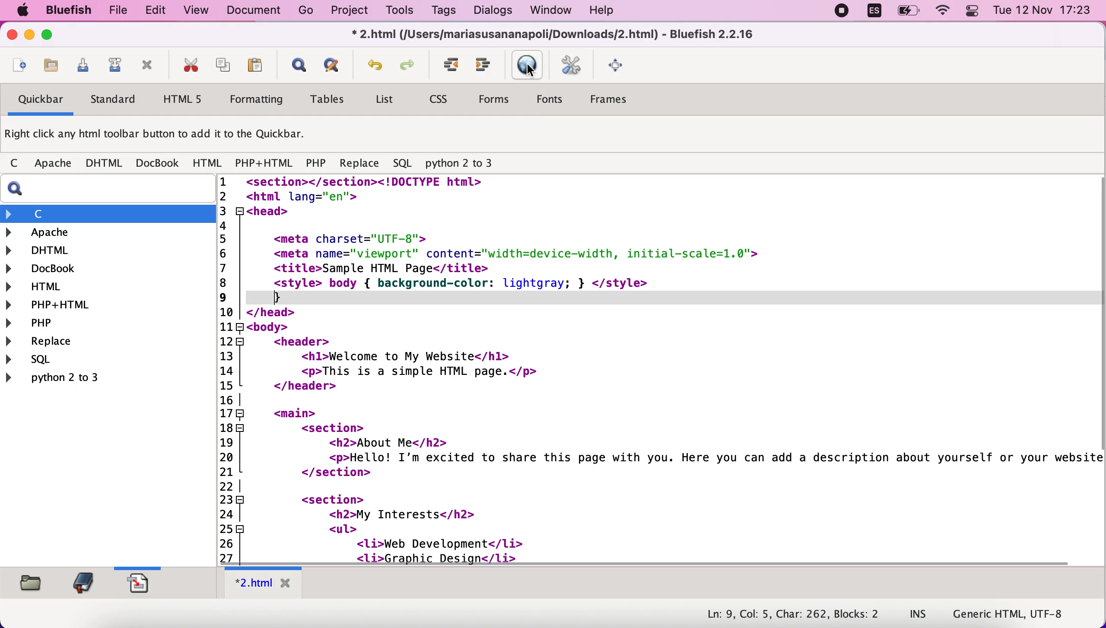 The width and height of the screenshot is (1106, 628). I want to click on minimize, so click(30, 36).